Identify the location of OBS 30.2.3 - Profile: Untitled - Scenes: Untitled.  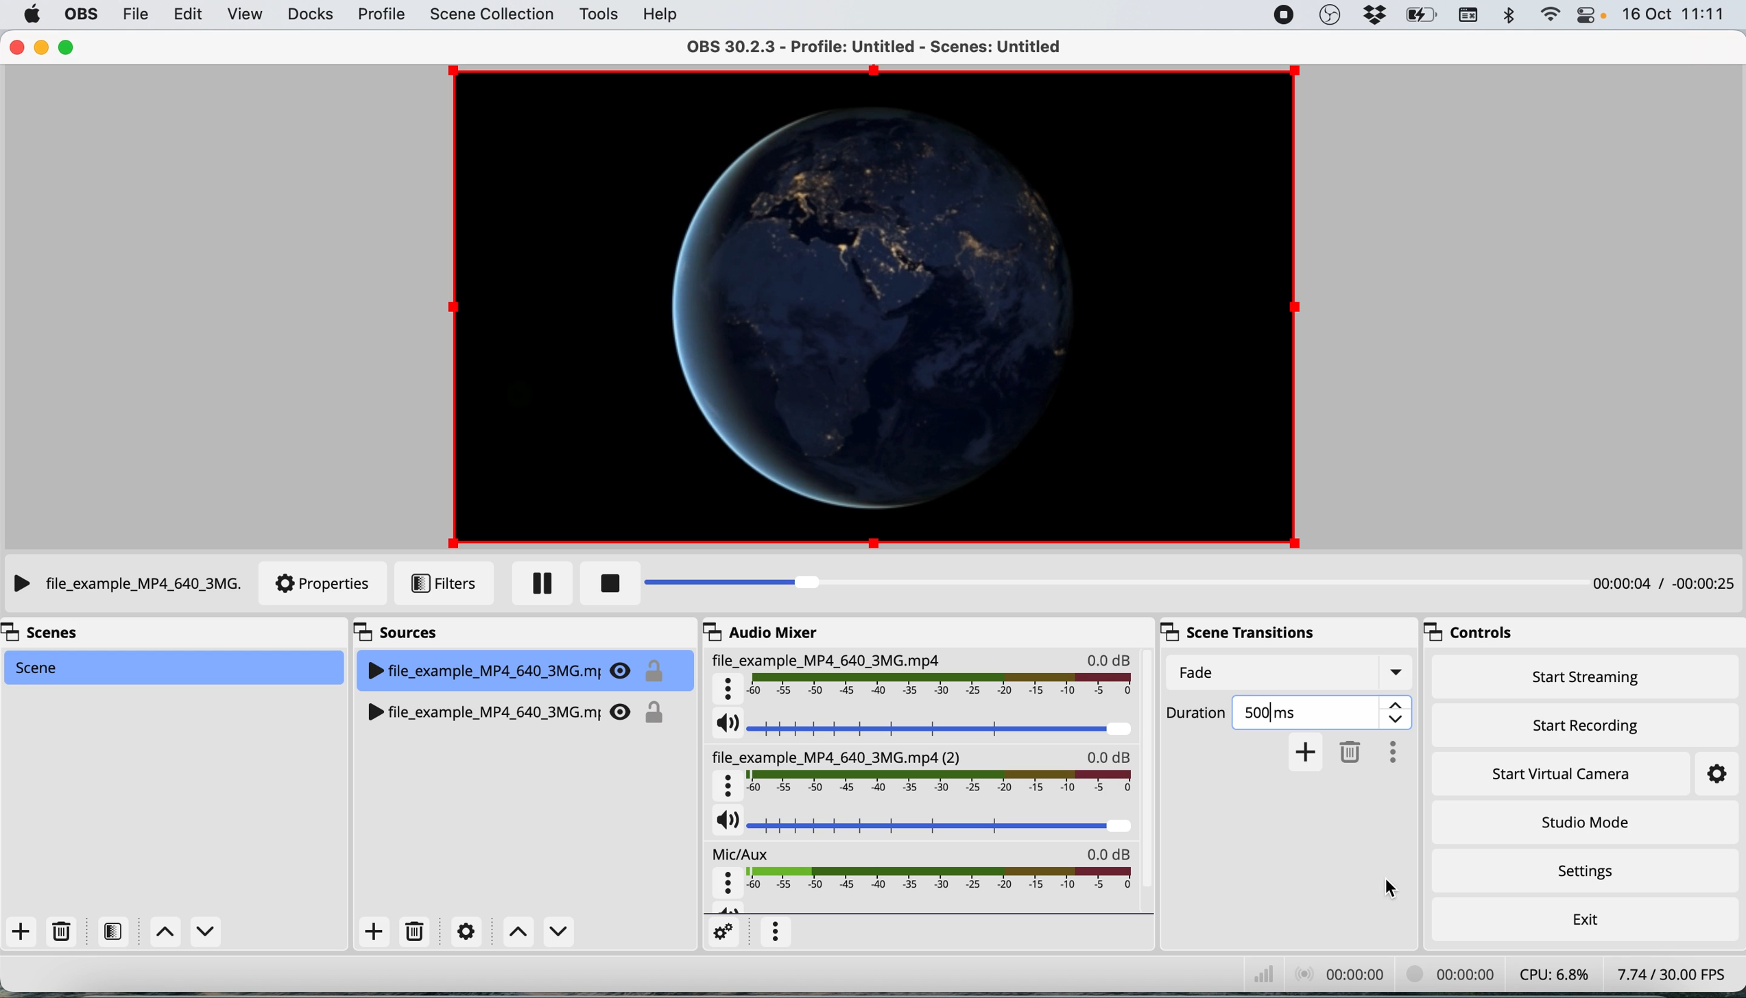
(883, 46).